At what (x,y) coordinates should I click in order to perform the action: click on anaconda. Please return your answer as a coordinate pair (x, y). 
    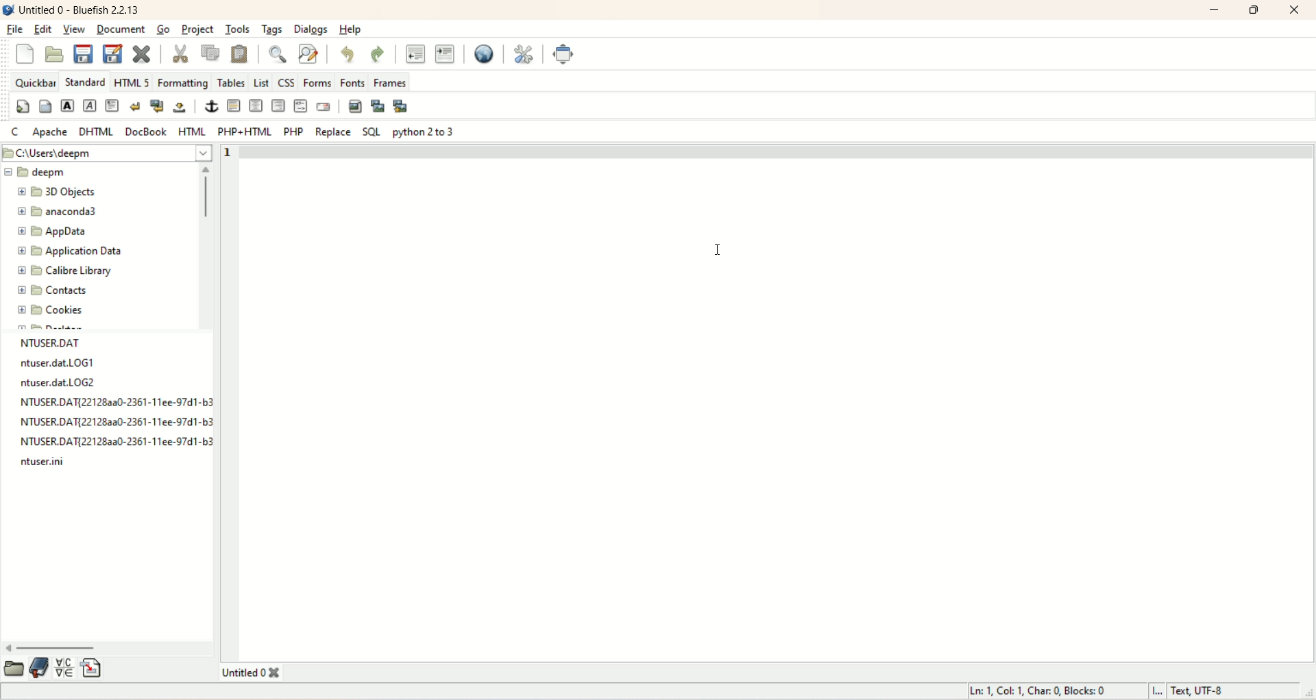
    Looking at the image, I should click on (61, 211).